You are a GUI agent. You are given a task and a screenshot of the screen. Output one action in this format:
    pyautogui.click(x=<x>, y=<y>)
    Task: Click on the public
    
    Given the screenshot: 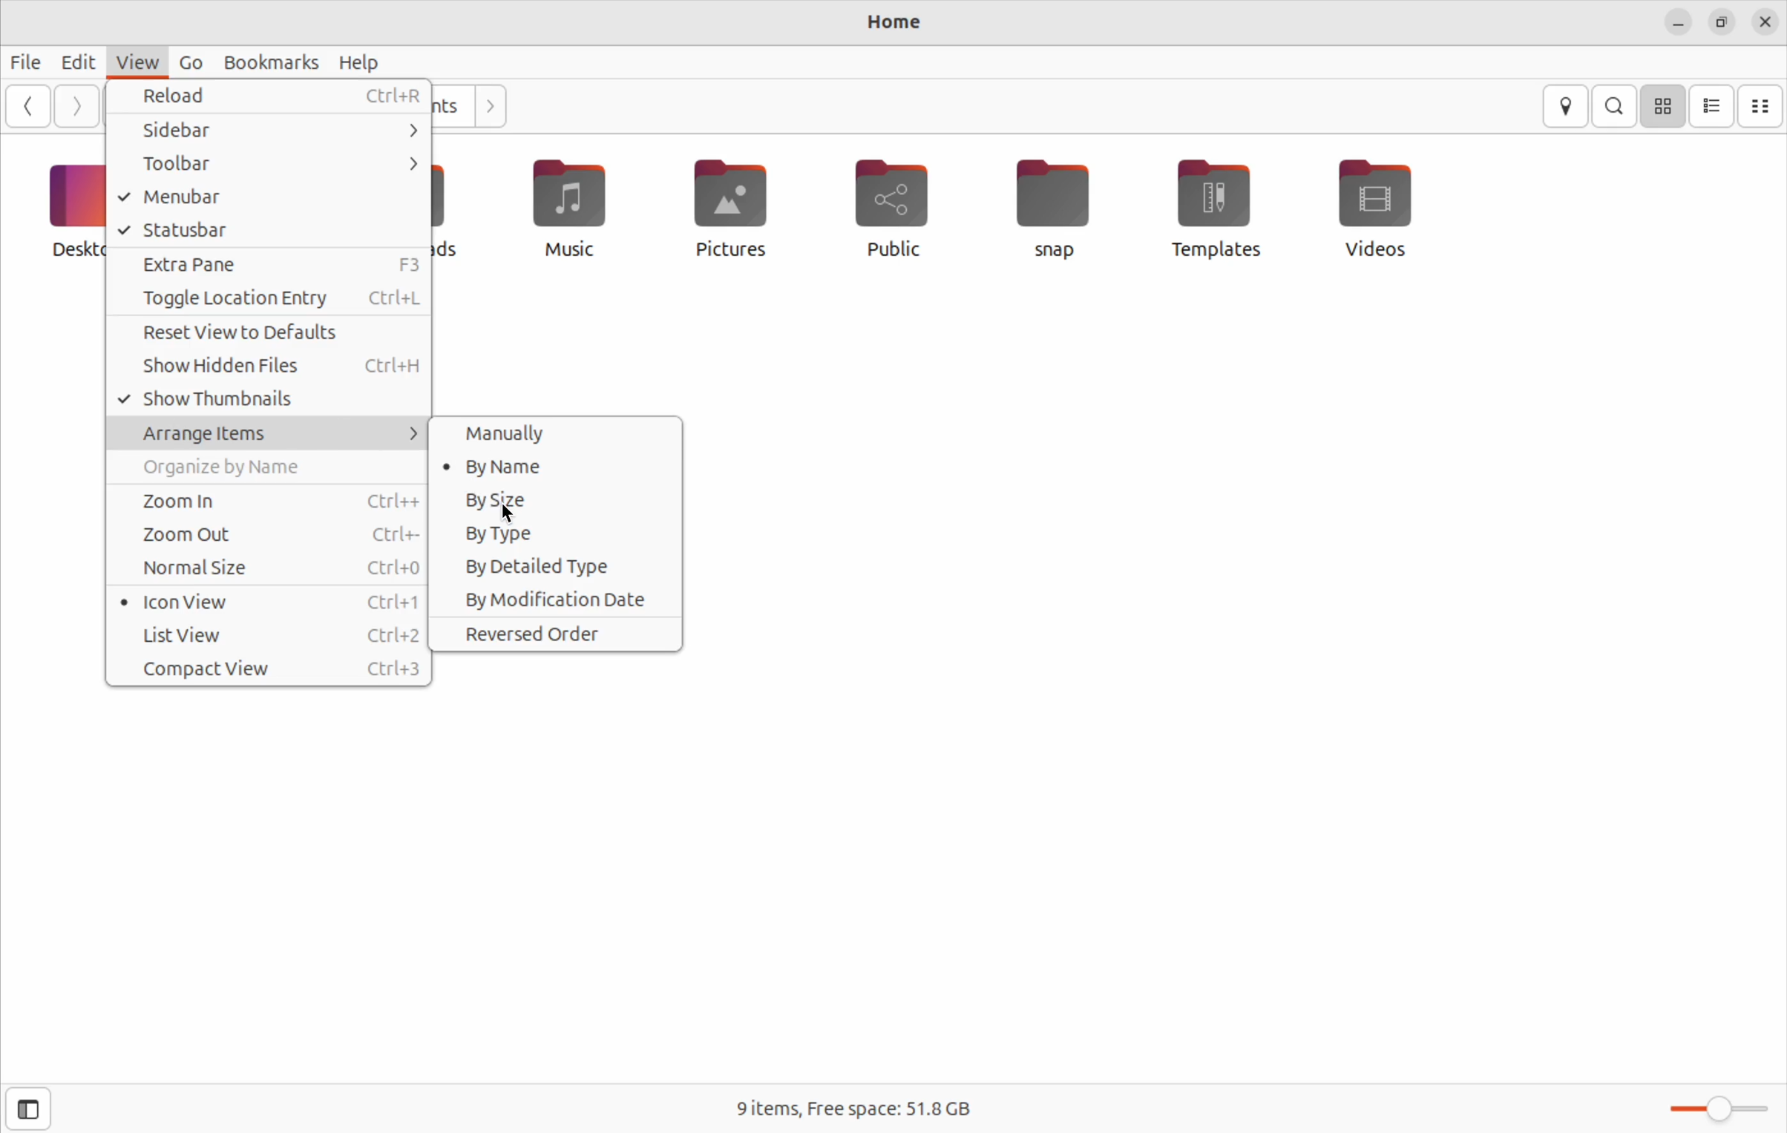 What is the action you would take?
    pyautogui.click(x=887, y=206)
    